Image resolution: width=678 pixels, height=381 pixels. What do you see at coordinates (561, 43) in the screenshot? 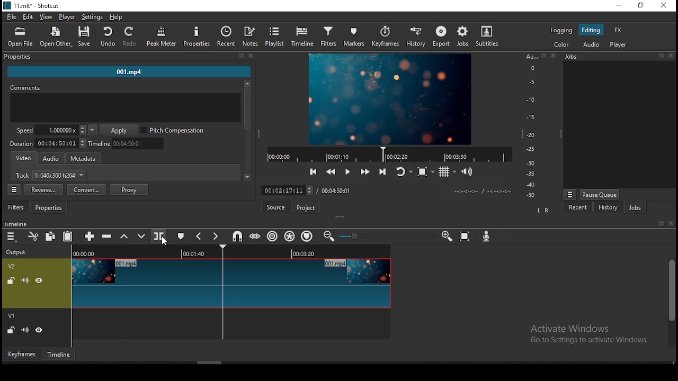
I see `color` at bounding box center [561, 43].